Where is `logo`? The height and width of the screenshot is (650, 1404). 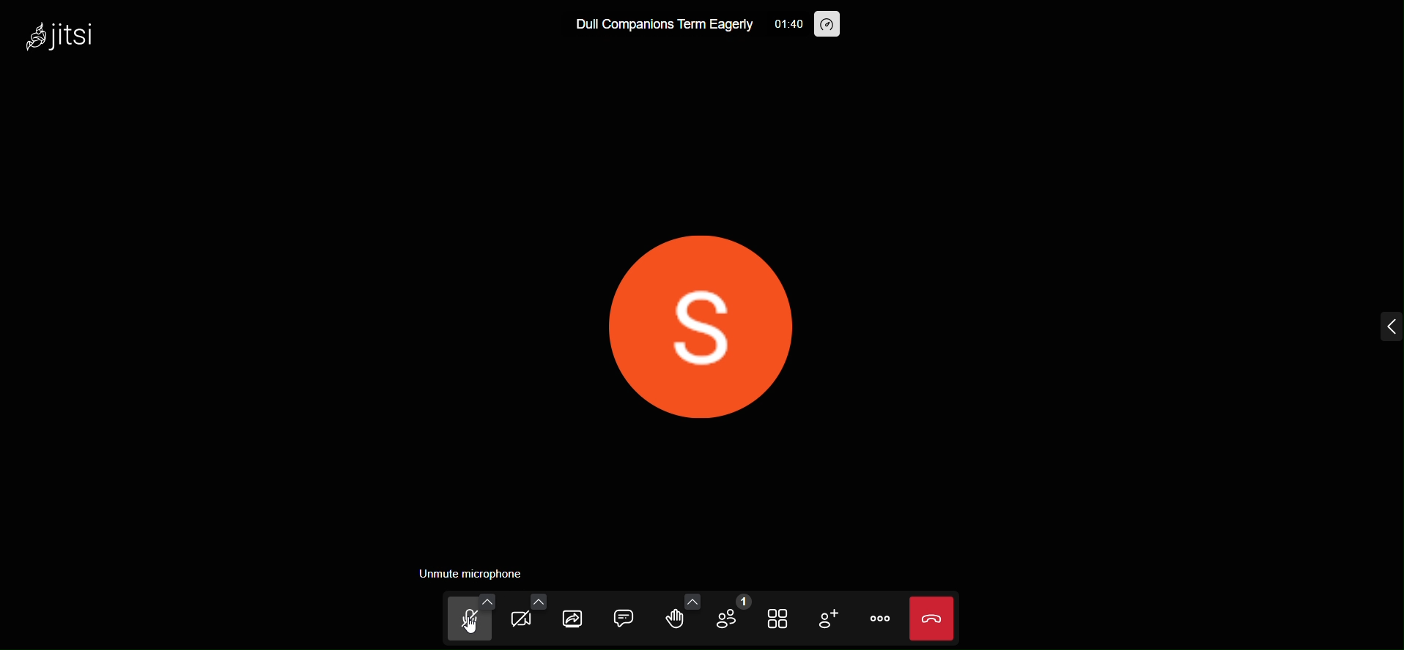
logo is located at coordinates (67, 34).